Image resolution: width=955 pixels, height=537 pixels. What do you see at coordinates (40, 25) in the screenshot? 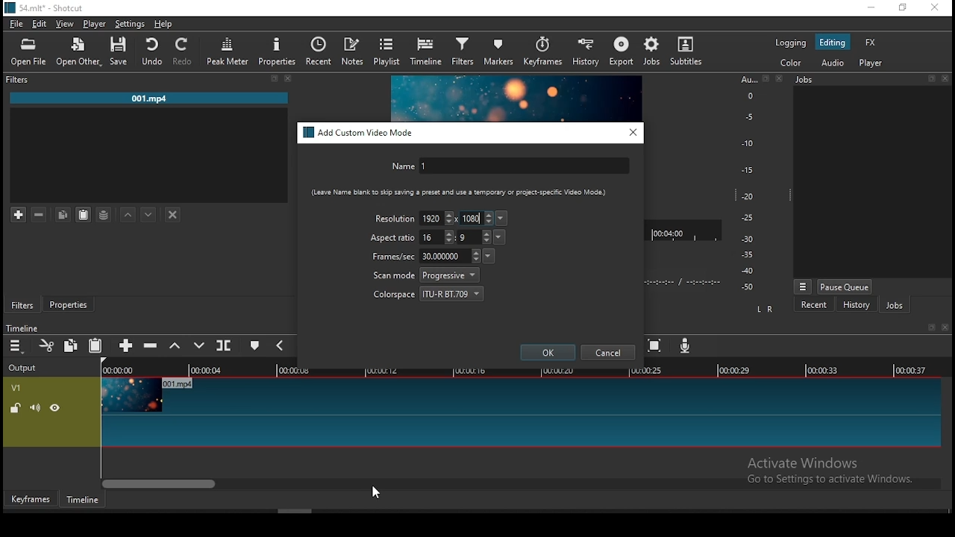
I see `edit` at bounding box center [40, 25].